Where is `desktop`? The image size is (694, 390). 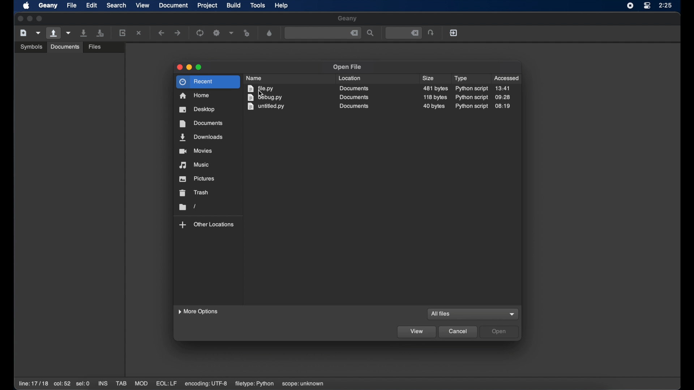 desktop is located at coordinates (198, 109).